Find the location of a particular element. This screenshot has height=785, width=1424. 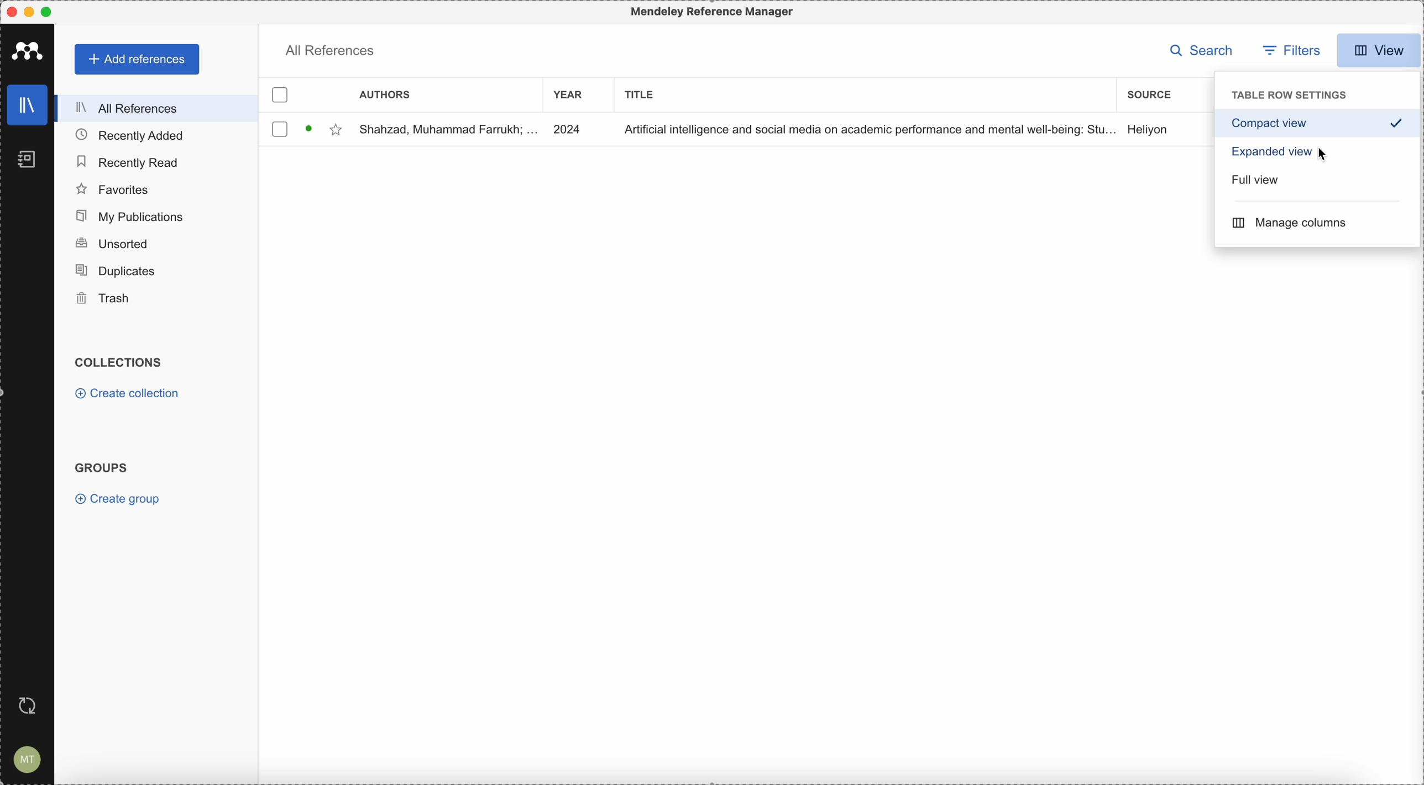

favorites is located at coordinates (113, 189).